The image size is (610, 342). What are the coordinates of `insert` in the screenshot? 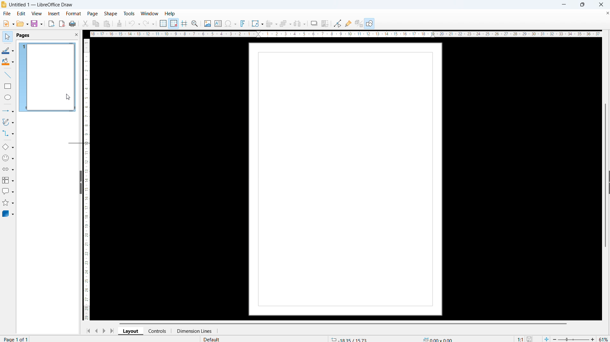 It's located at (53, 14).